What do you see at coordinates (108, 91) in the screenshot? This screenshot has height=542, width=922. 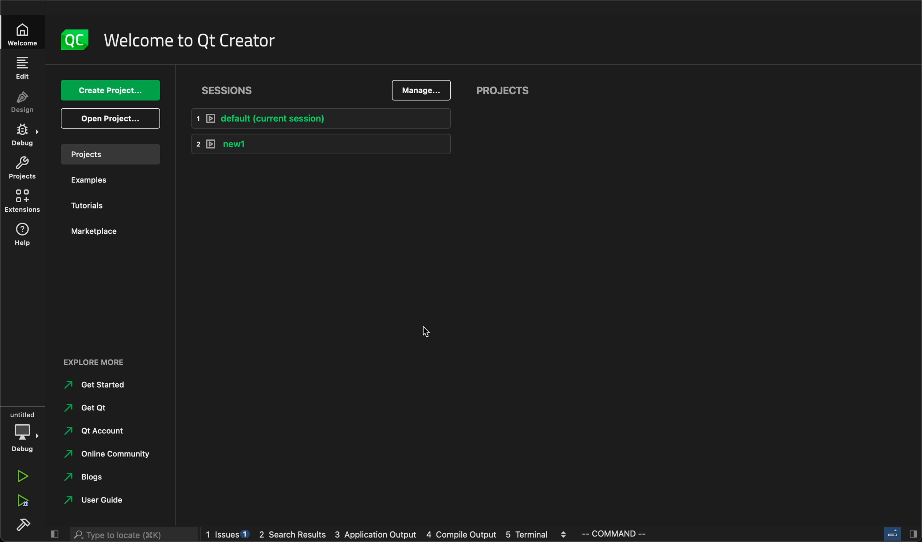 I see `create` at bounding box center [108, 91].